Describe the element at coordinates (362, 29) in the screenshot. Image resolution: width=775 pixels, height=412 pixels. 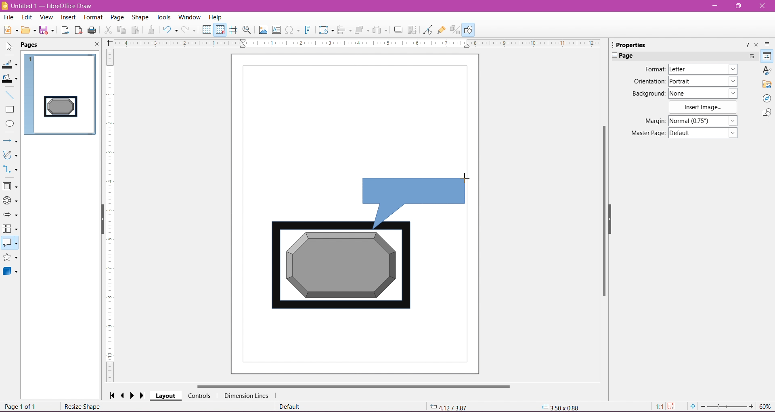
I see `Arrange` at that location.